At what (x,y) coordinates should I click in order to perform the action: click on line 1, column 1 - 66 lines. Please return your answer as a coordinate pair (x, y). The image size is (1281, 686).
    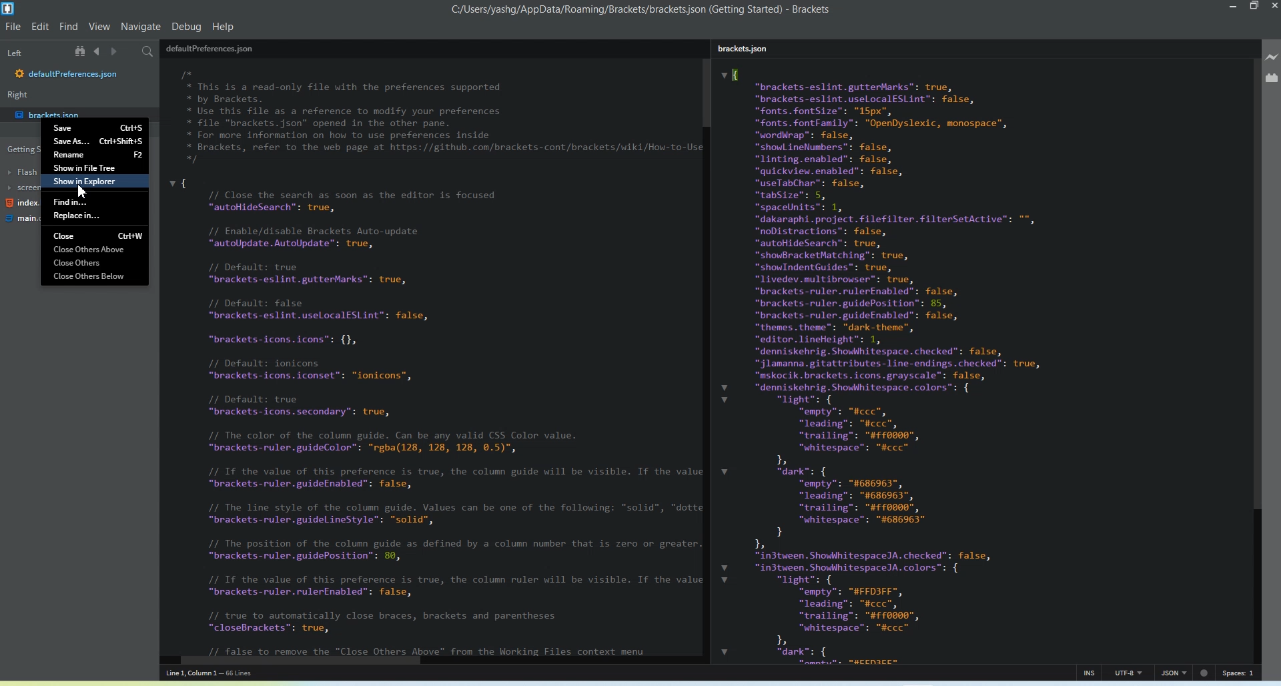
    Looking at the image, I should click on (225, 674).